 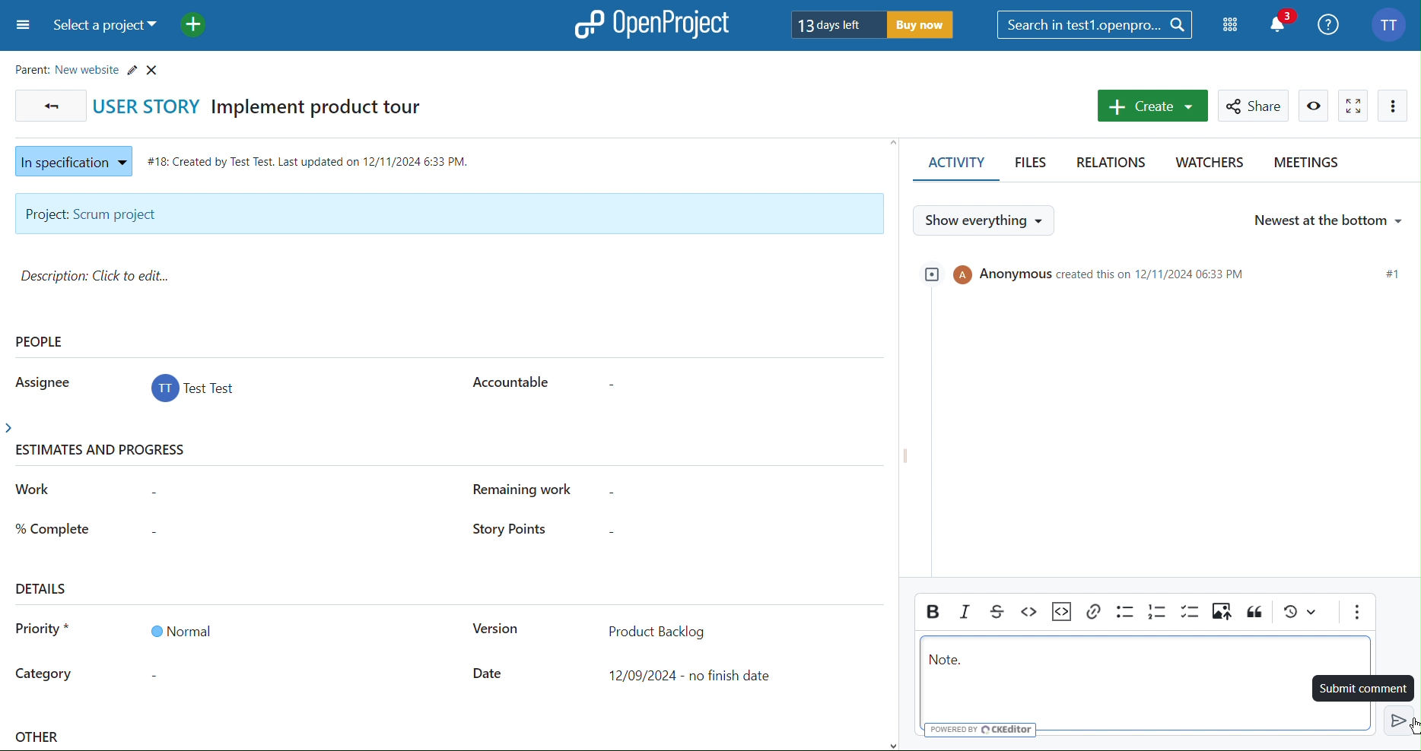 I want to click on People, so click(x=41, y=341).